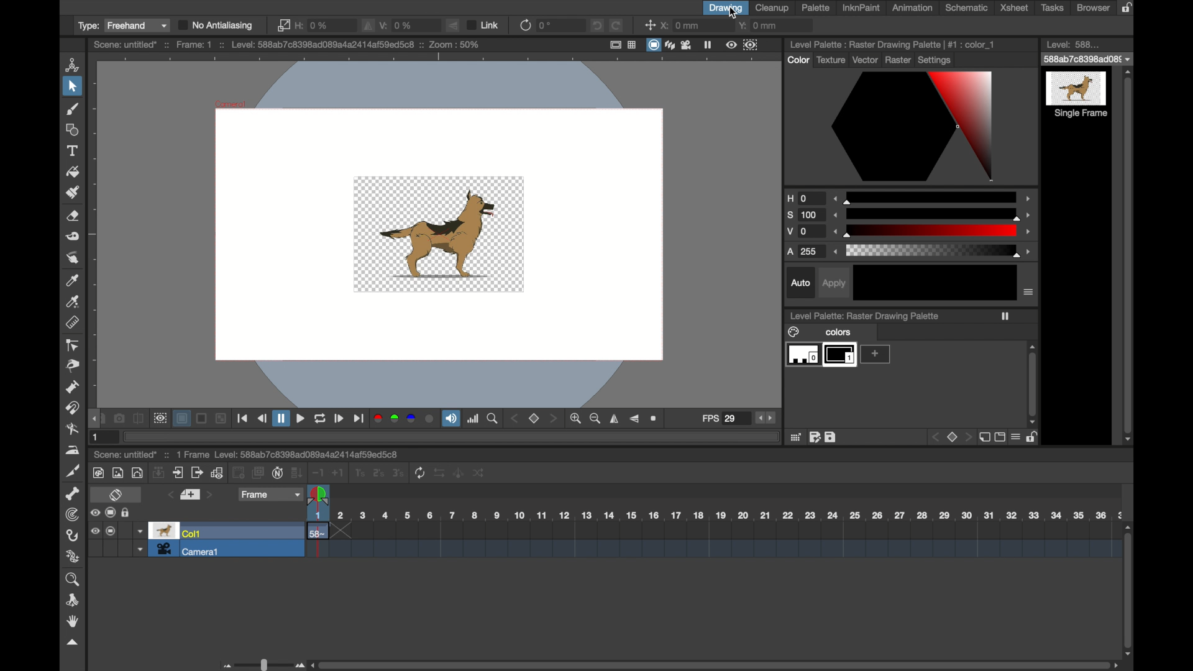 Image resolution: width=1193 pixels, height=671 pixels. Describe the element at coordinates (123, 26) in the screenshot. I see `type` at that location.